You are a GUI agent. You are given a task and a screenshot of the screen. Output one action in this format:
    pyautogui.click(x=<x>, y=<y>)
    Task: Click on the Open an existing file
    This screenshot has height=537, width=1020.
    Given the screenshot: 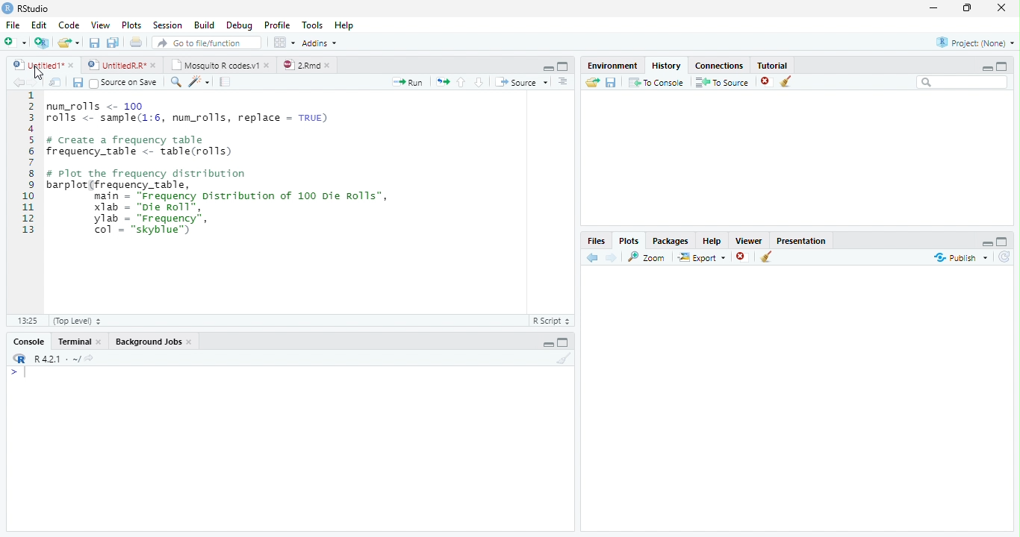 What is the action you would take?
    pyautogui.click(x=69, y=43)
    